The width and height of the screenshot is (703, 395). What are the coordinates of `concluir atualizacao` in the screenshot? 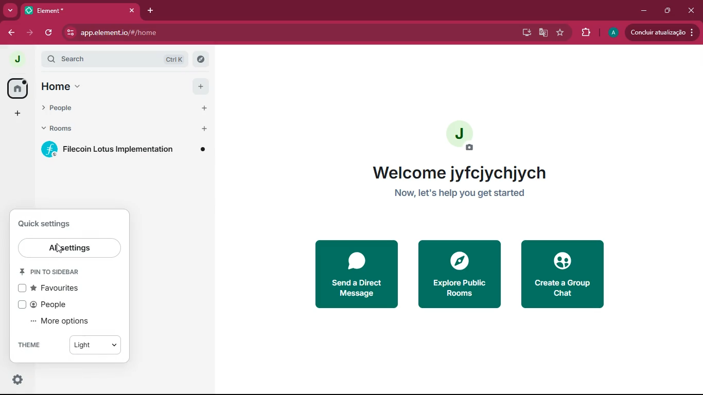 It's located at (661, 32).